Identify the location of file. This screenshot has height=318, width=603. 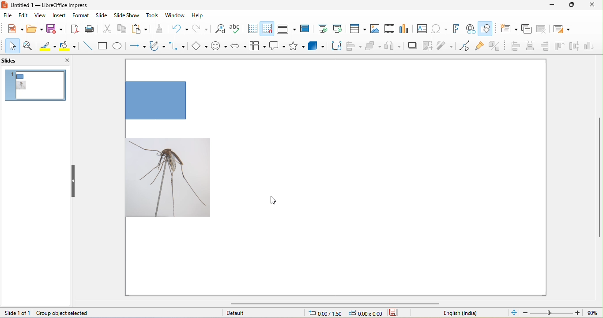
(8, 16).